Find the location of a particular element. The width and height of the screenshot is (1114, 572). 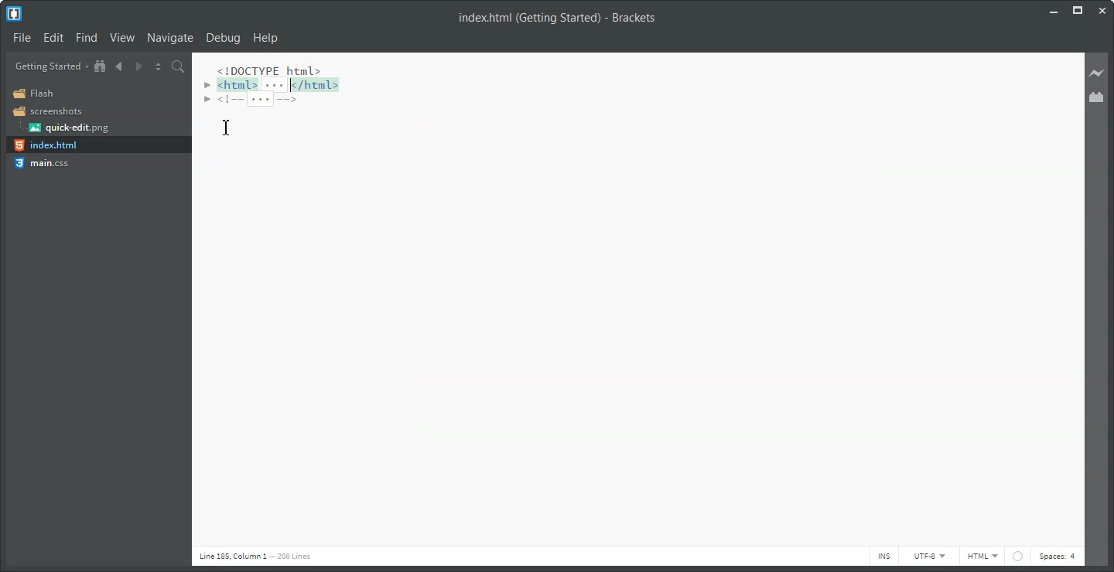

Flash is located at coordinates (39, 94).